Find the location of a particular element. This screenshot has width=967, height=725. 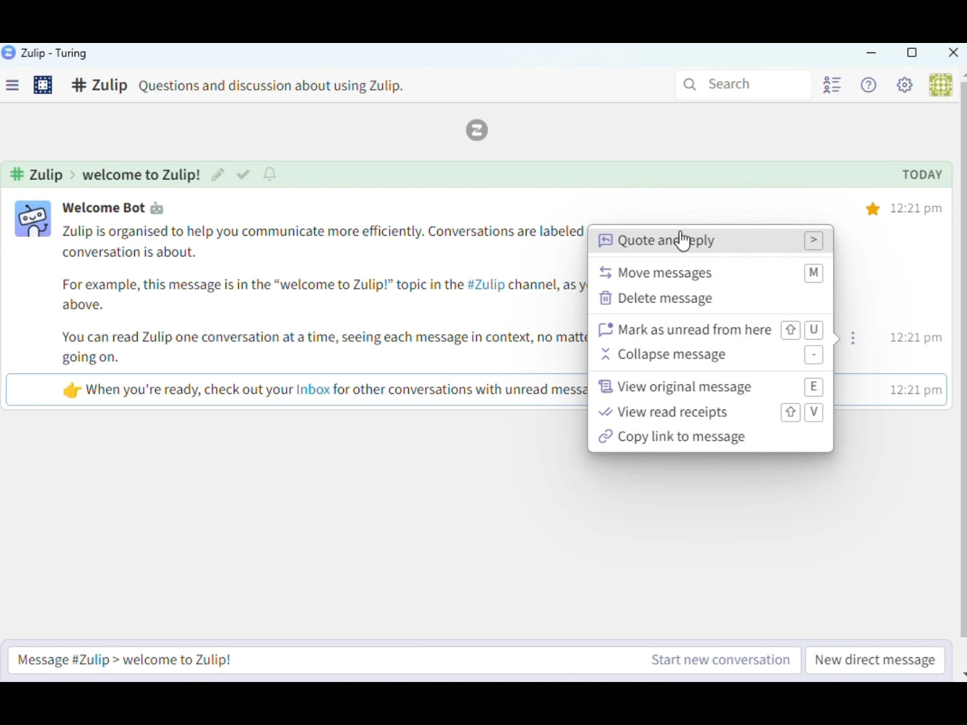

Copy link to message is located at coordinates (715, 438).